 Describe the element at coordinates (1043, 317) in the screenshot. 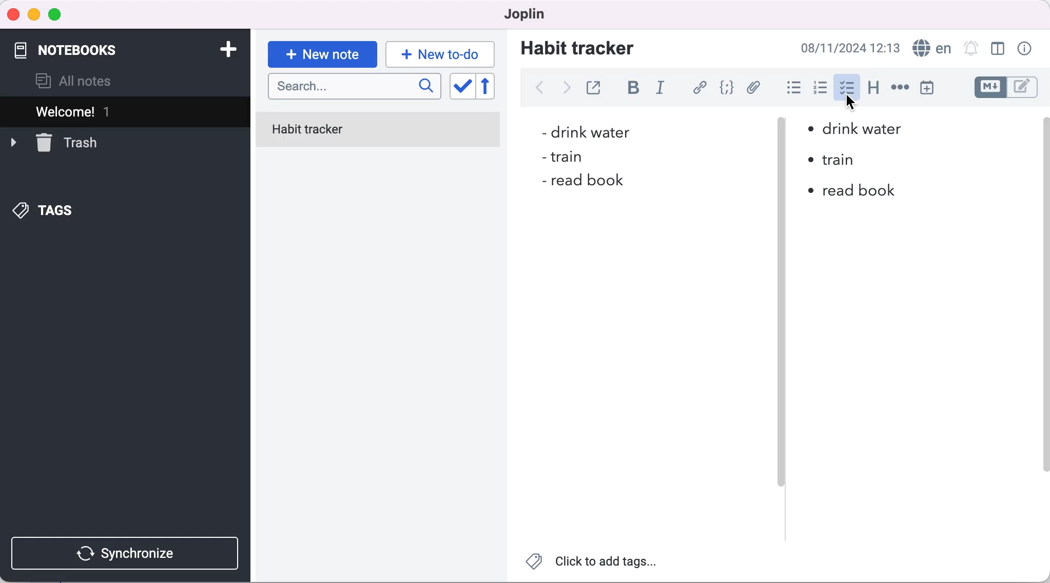

I see `scroll bar` at that location.